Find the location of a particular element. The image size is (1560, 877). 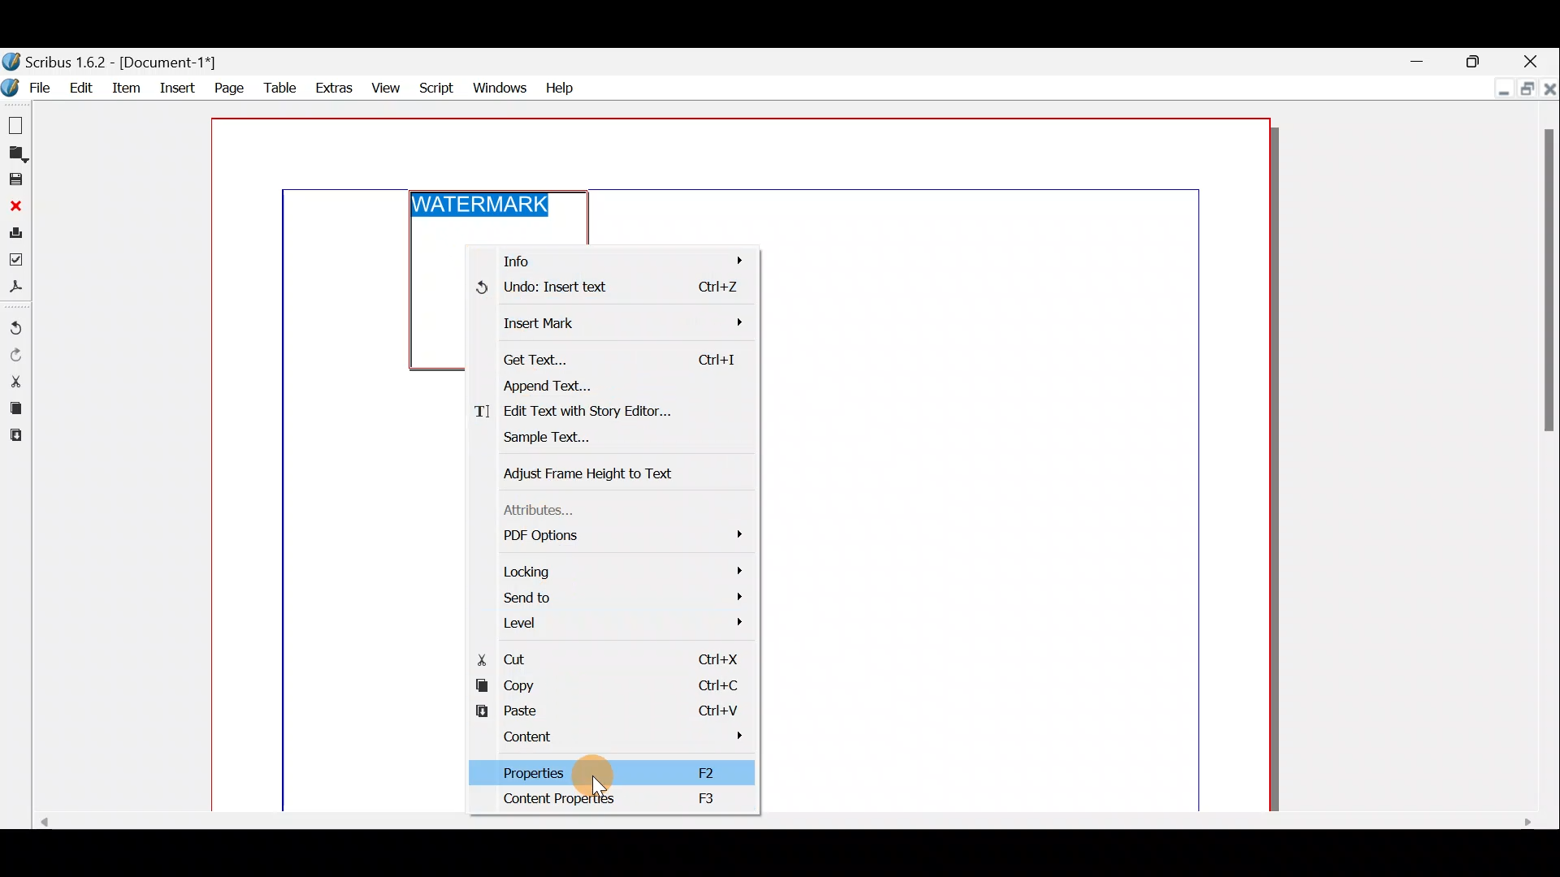

Copy is located at coordinates (13, 410).